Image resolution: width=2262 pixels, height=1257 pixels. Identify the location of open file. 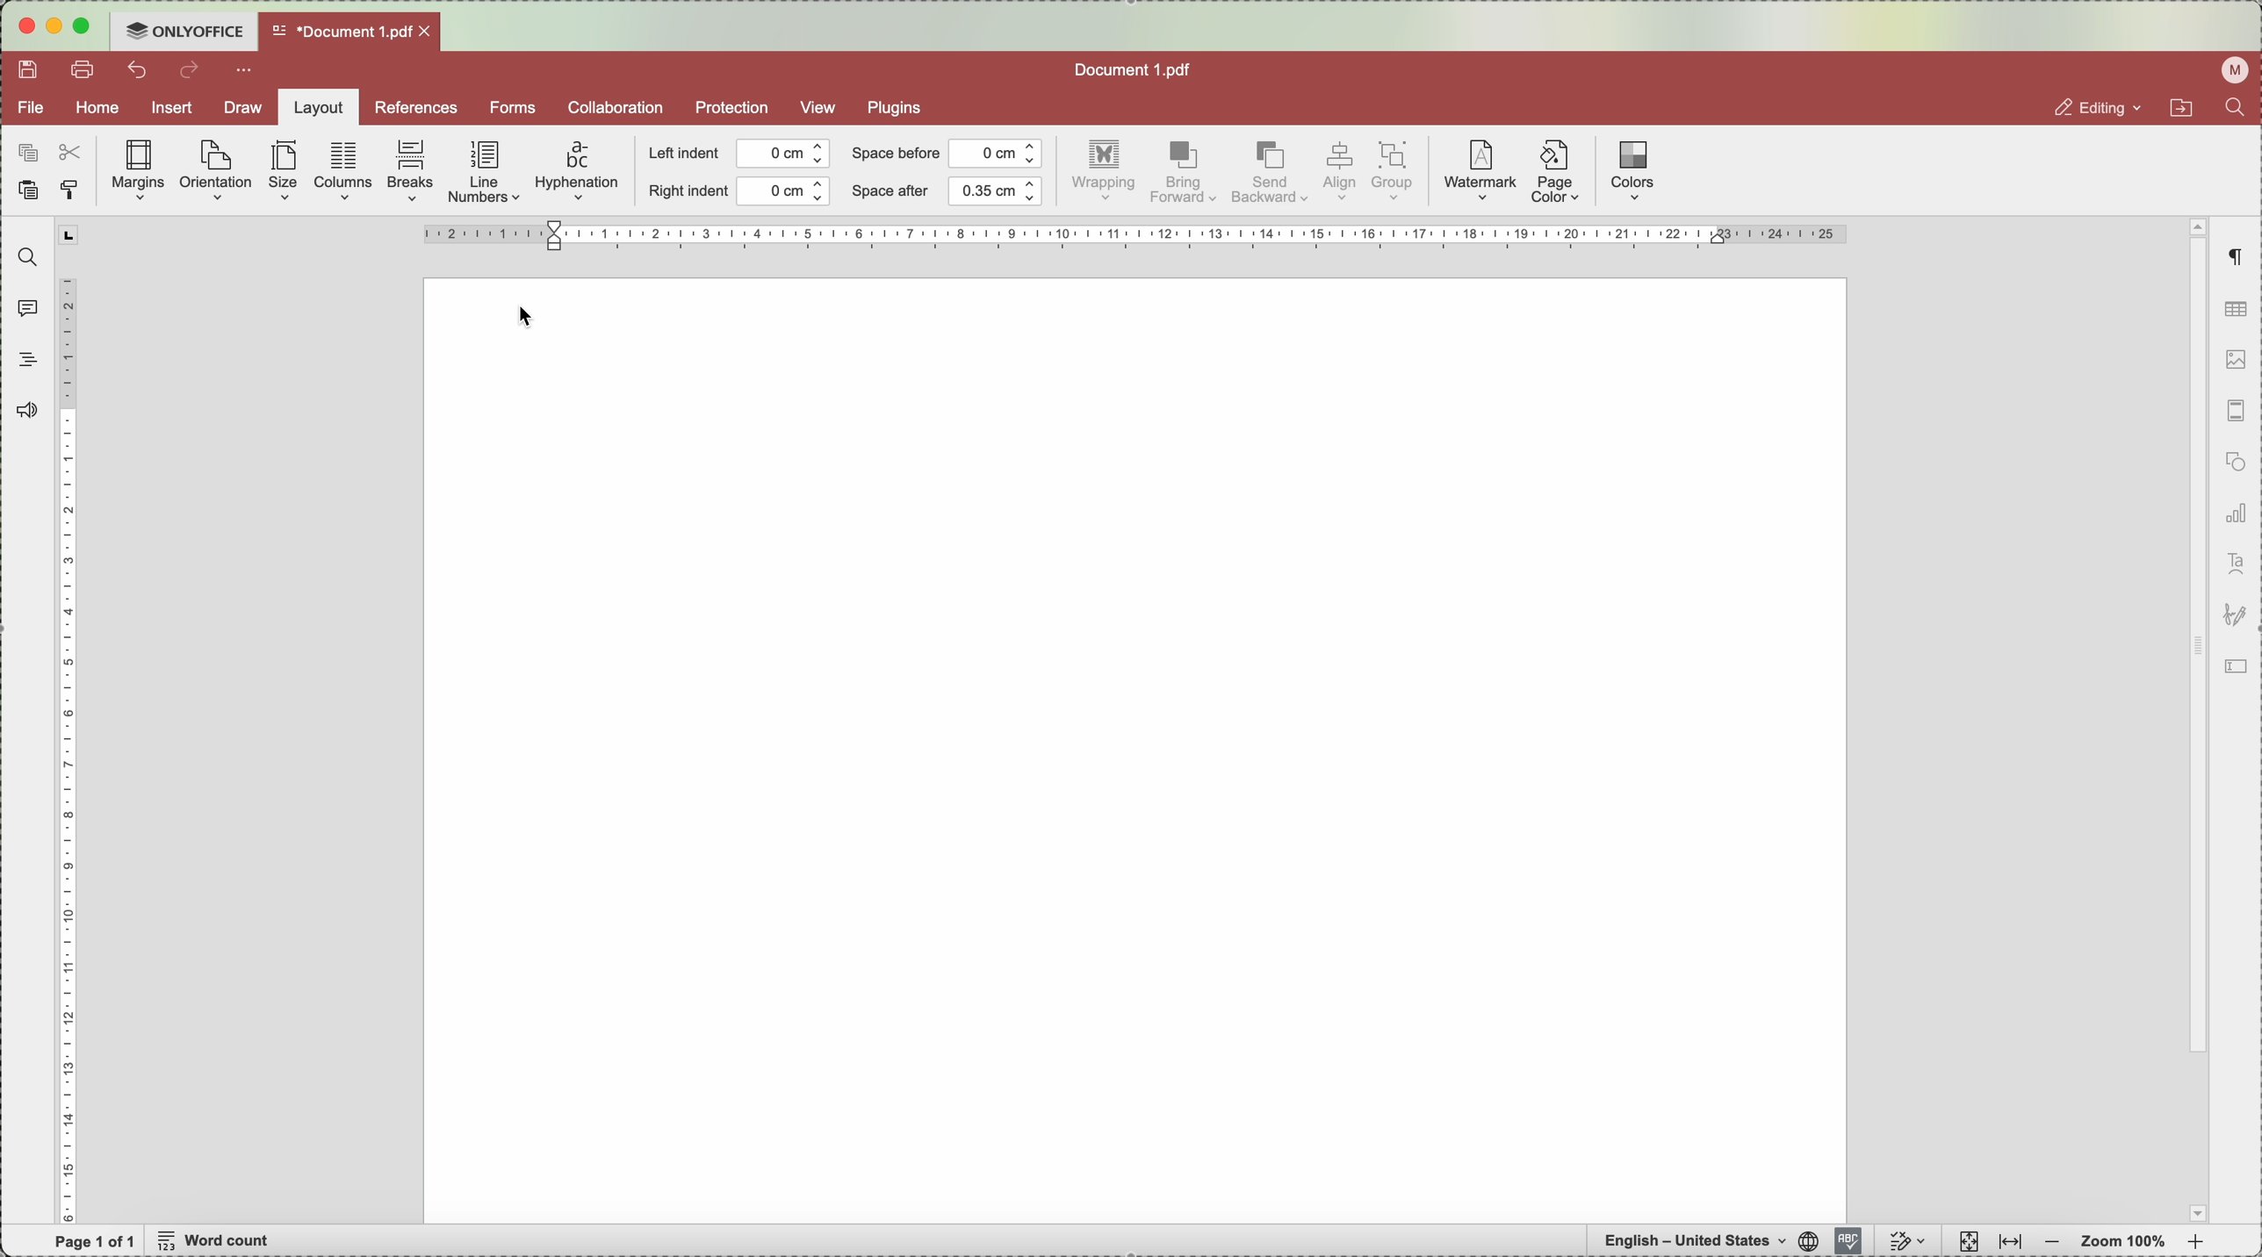
(347, 31).